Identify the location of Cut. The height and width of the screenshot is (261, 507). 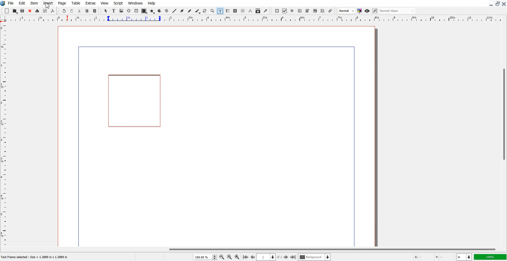
(79, 11).